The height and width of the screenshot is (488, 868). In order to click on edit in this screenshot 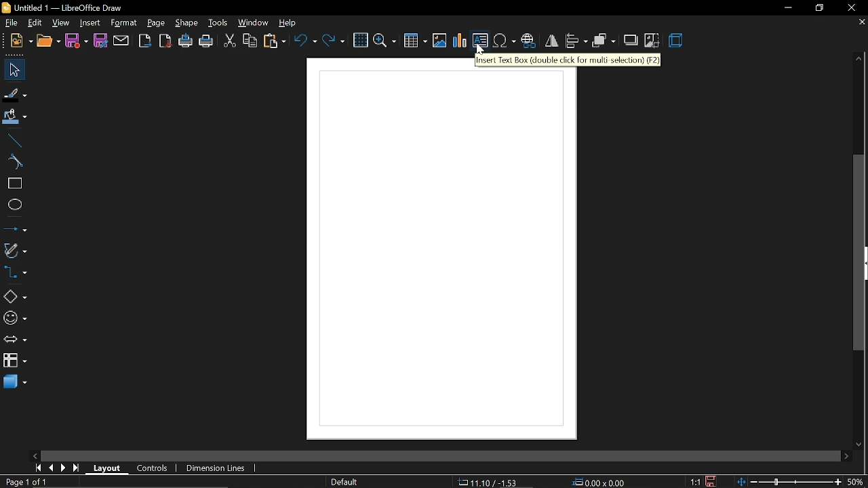, I will do `click(36, 24)`.